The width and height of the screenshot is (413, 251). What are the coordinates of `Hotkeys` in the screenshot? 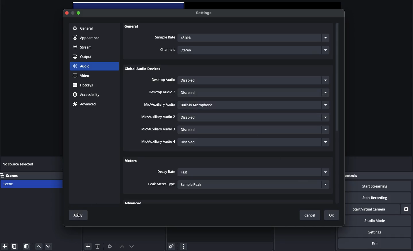 It's located at (84, 85).